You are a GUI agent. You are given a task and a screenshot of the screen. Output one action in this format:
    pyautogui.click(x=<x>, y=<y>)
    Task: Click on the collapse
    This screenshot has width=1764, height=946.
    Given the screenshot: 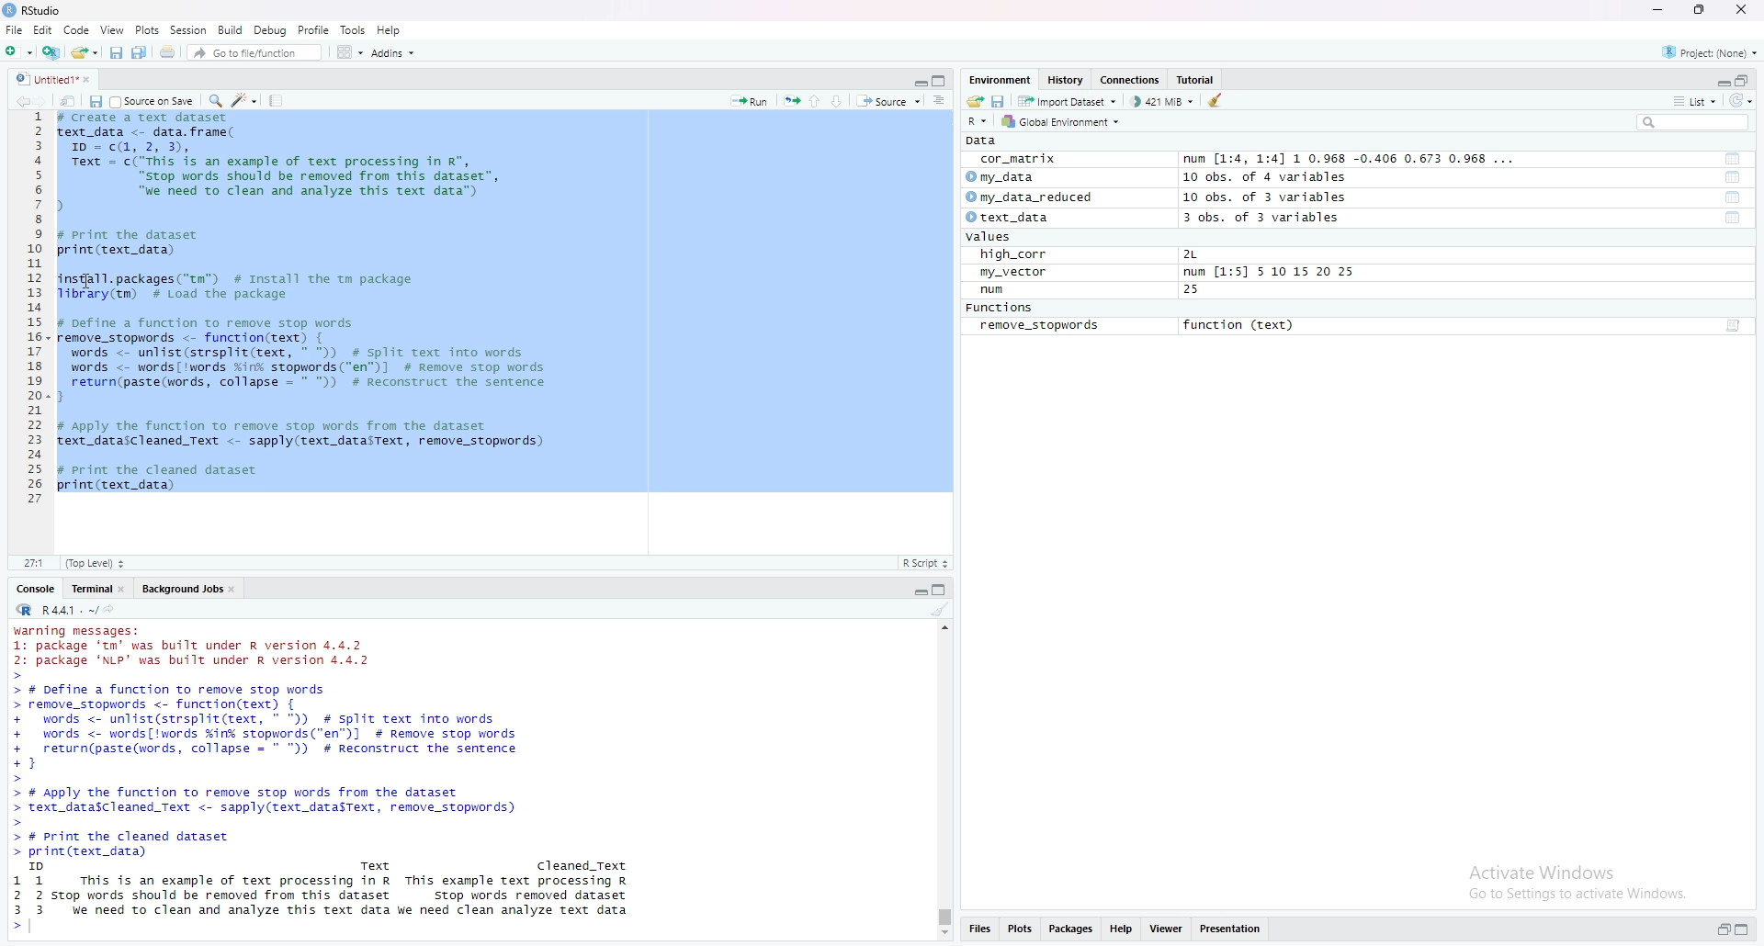 What is the action you would take?
    pyautogui.click(x=1747, y=929)
    